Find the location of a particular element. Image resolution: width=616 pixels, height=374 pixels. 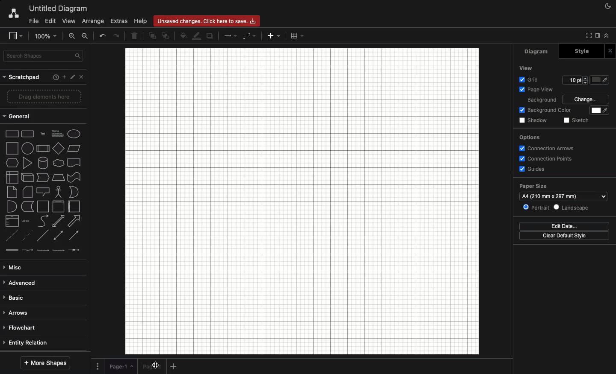

Close is located at coordinates (84, 78).